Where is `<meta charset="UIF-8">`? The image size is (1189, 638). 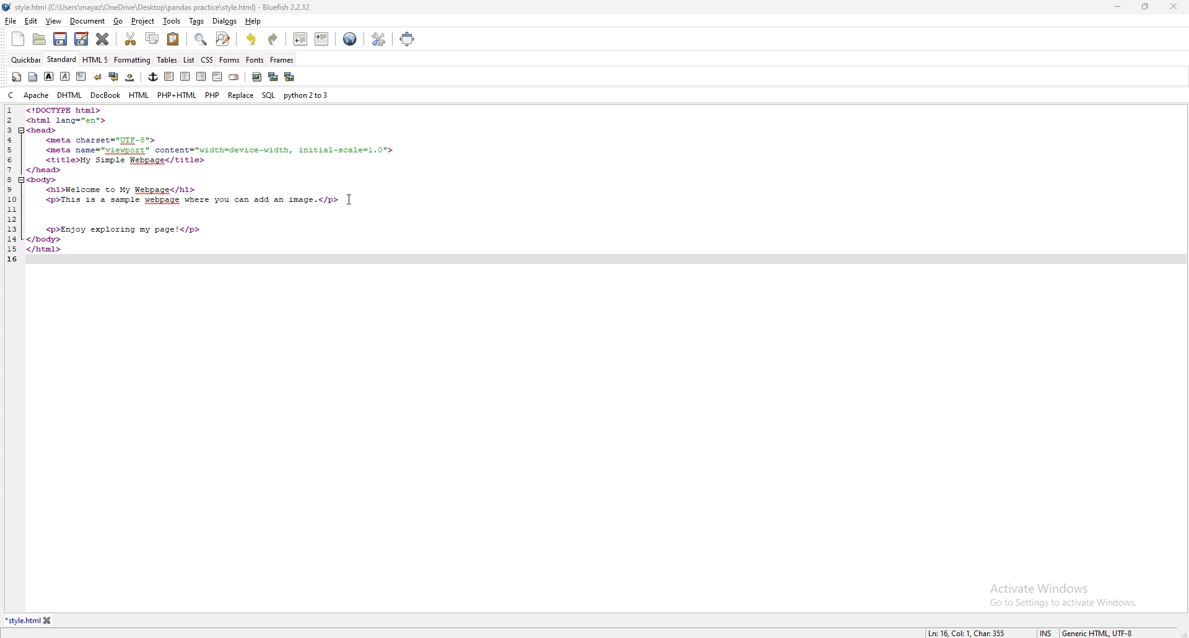
<meta charset="UIF-8"> is located at coordinates (102, 141).